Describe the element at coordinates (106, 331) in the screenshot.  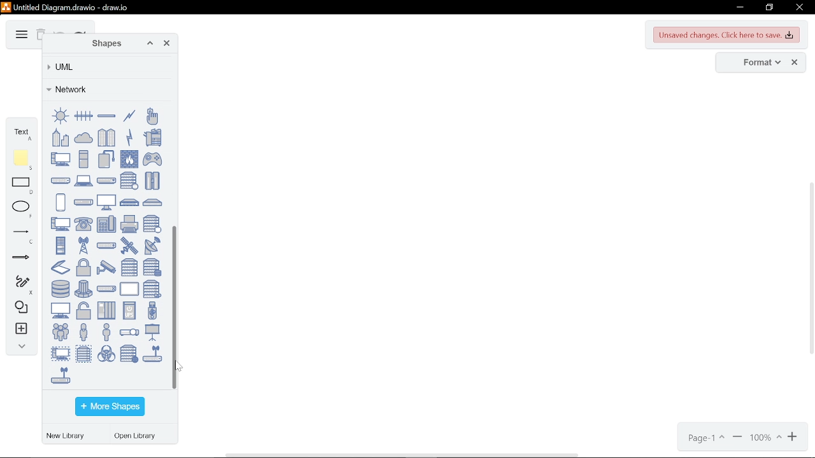
I see `user male` at that location.